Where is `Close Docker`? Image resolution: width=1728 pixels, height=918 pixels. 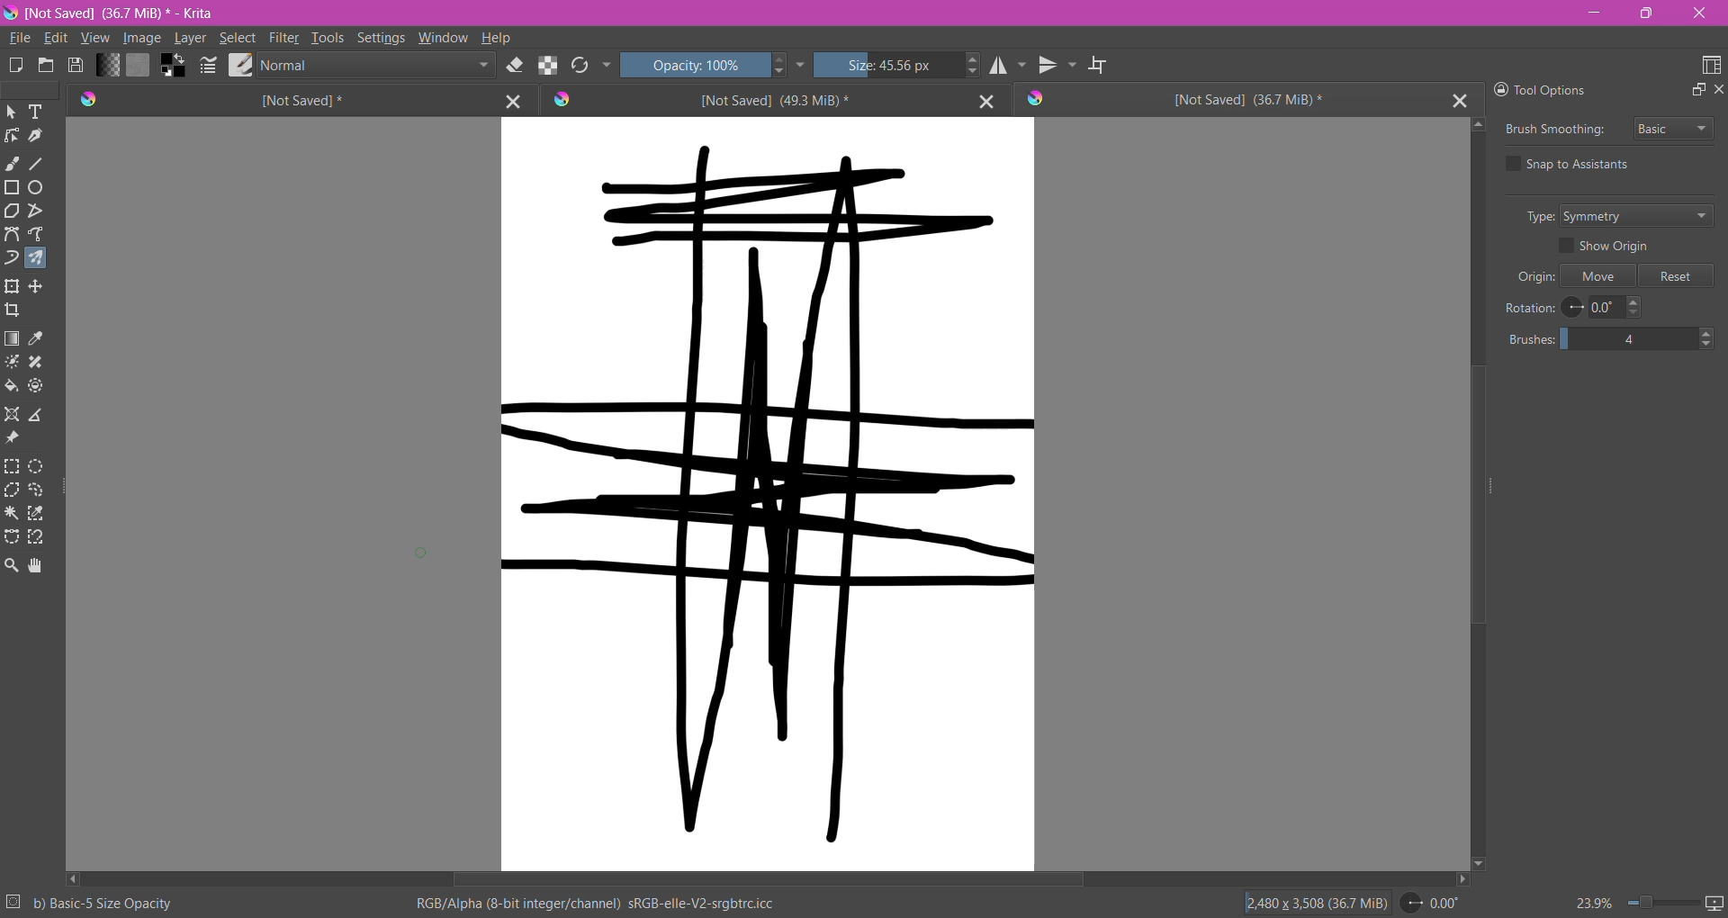
Close Docker is located at coordinates (1717, 91).